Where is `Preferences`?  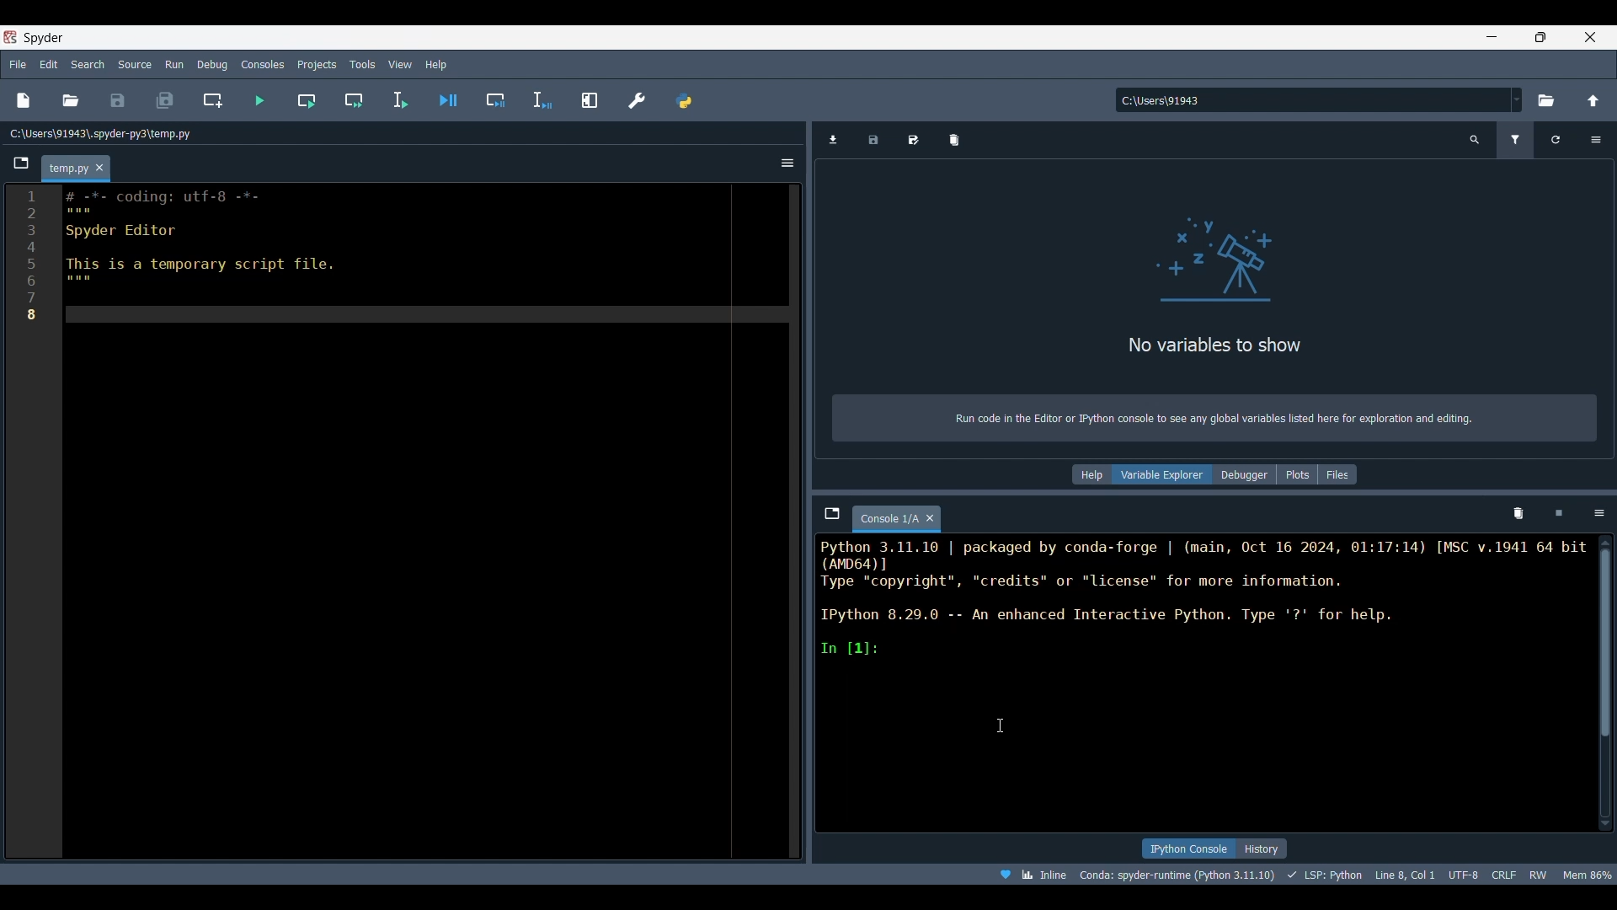
Preferences is located at coordinates (638, 100).